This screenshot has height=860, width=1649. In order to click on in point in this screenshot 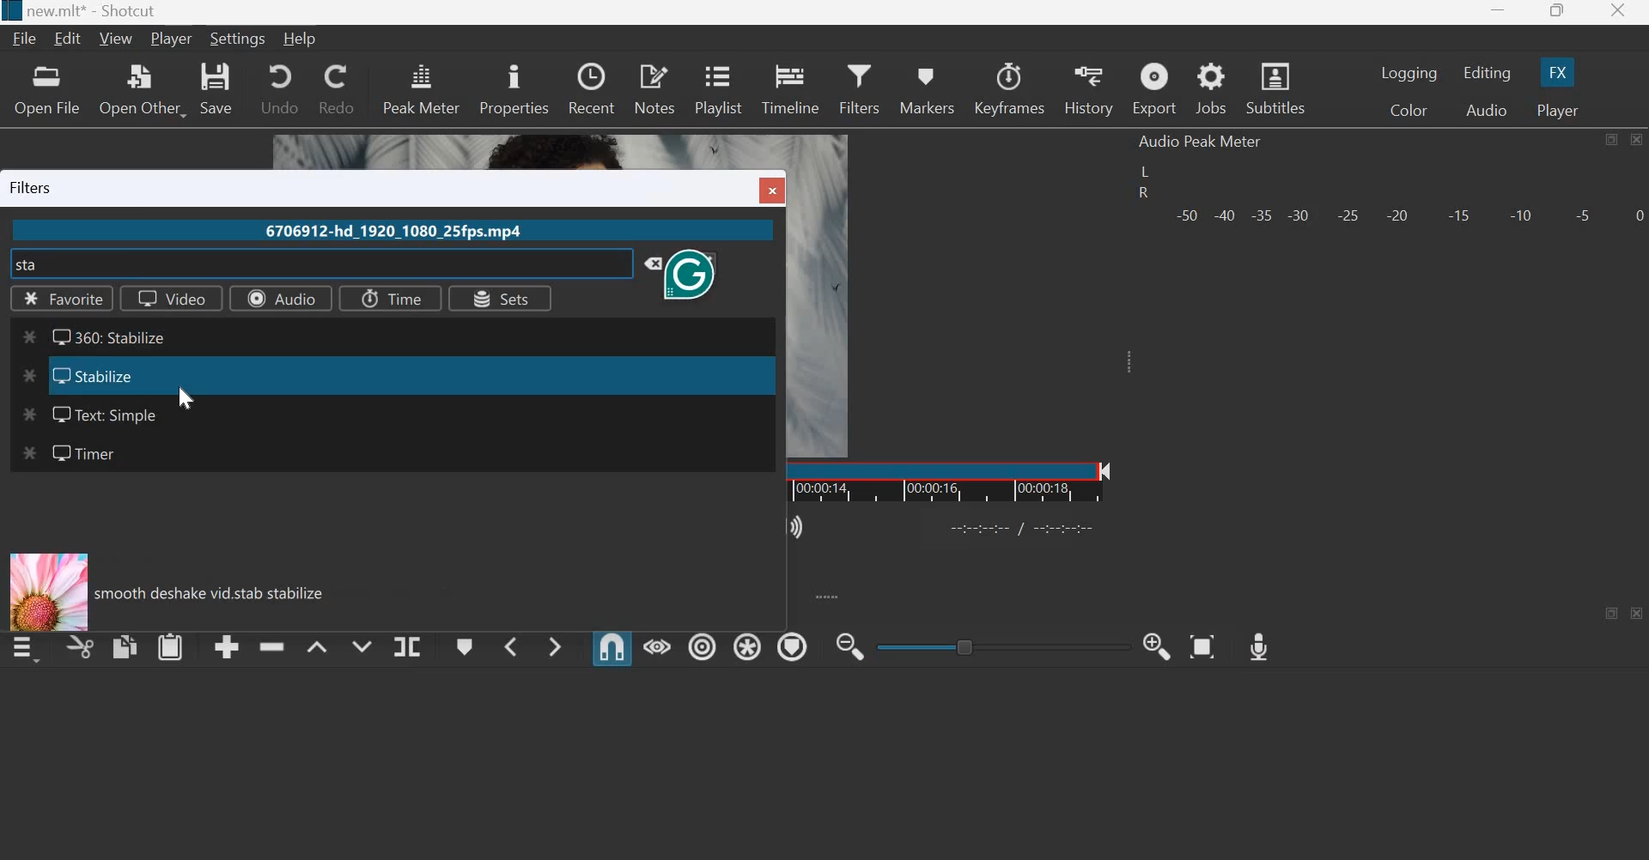, I will do `click(1025, 530)`.